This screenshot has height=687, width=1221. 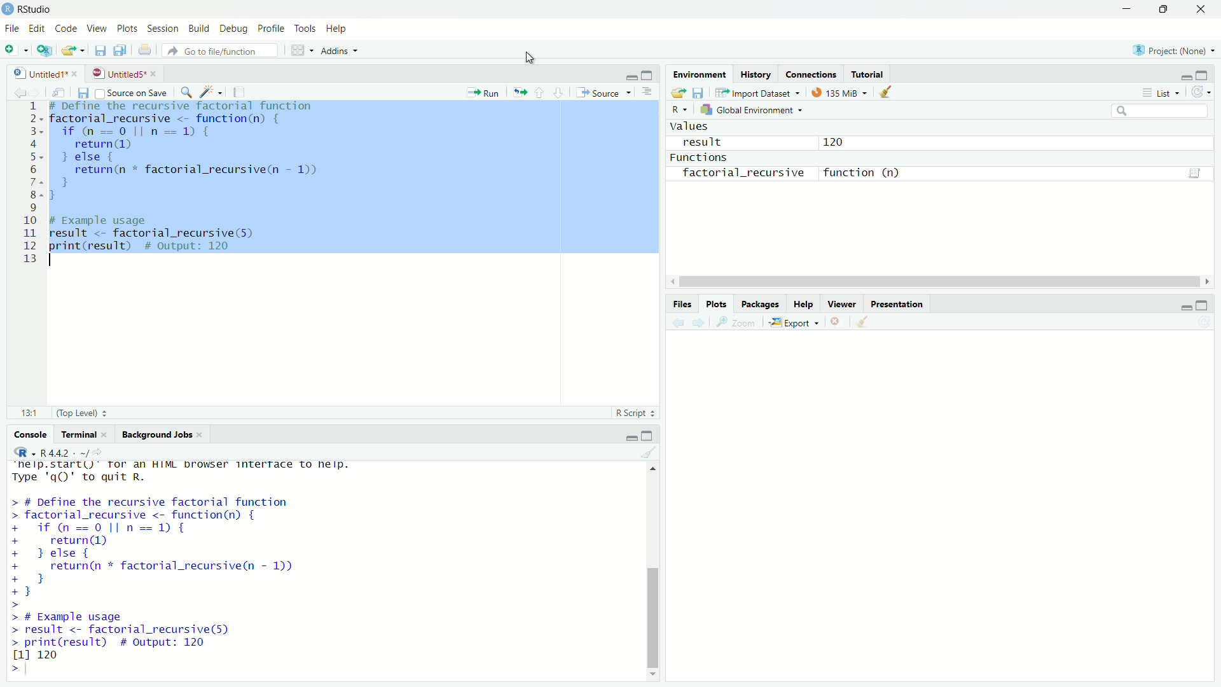 What do you see at coordinates (630, 76) in the screenshot?
I see `Minimze` at bounding box center [630, 76].